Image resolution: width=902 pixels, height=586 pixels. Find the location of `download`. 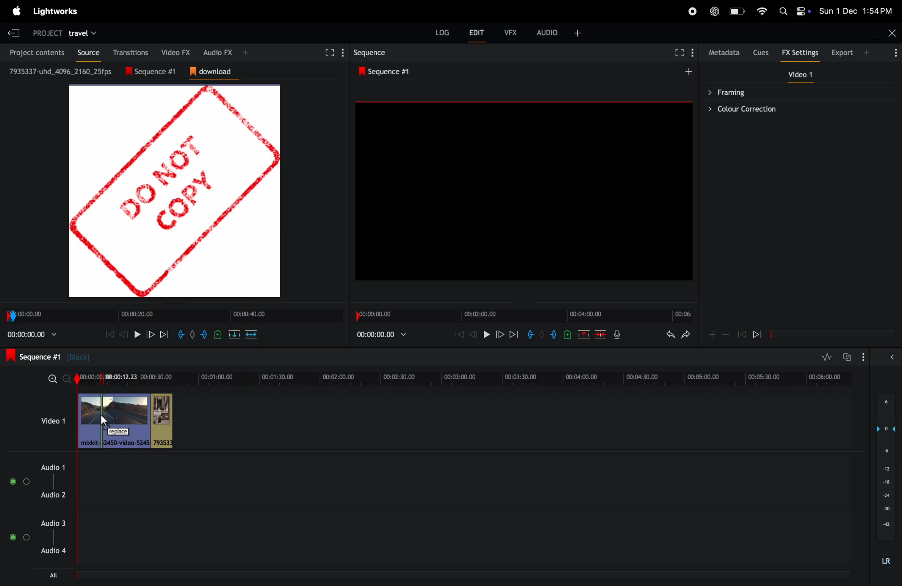

download is located at coordinates (214, 72).